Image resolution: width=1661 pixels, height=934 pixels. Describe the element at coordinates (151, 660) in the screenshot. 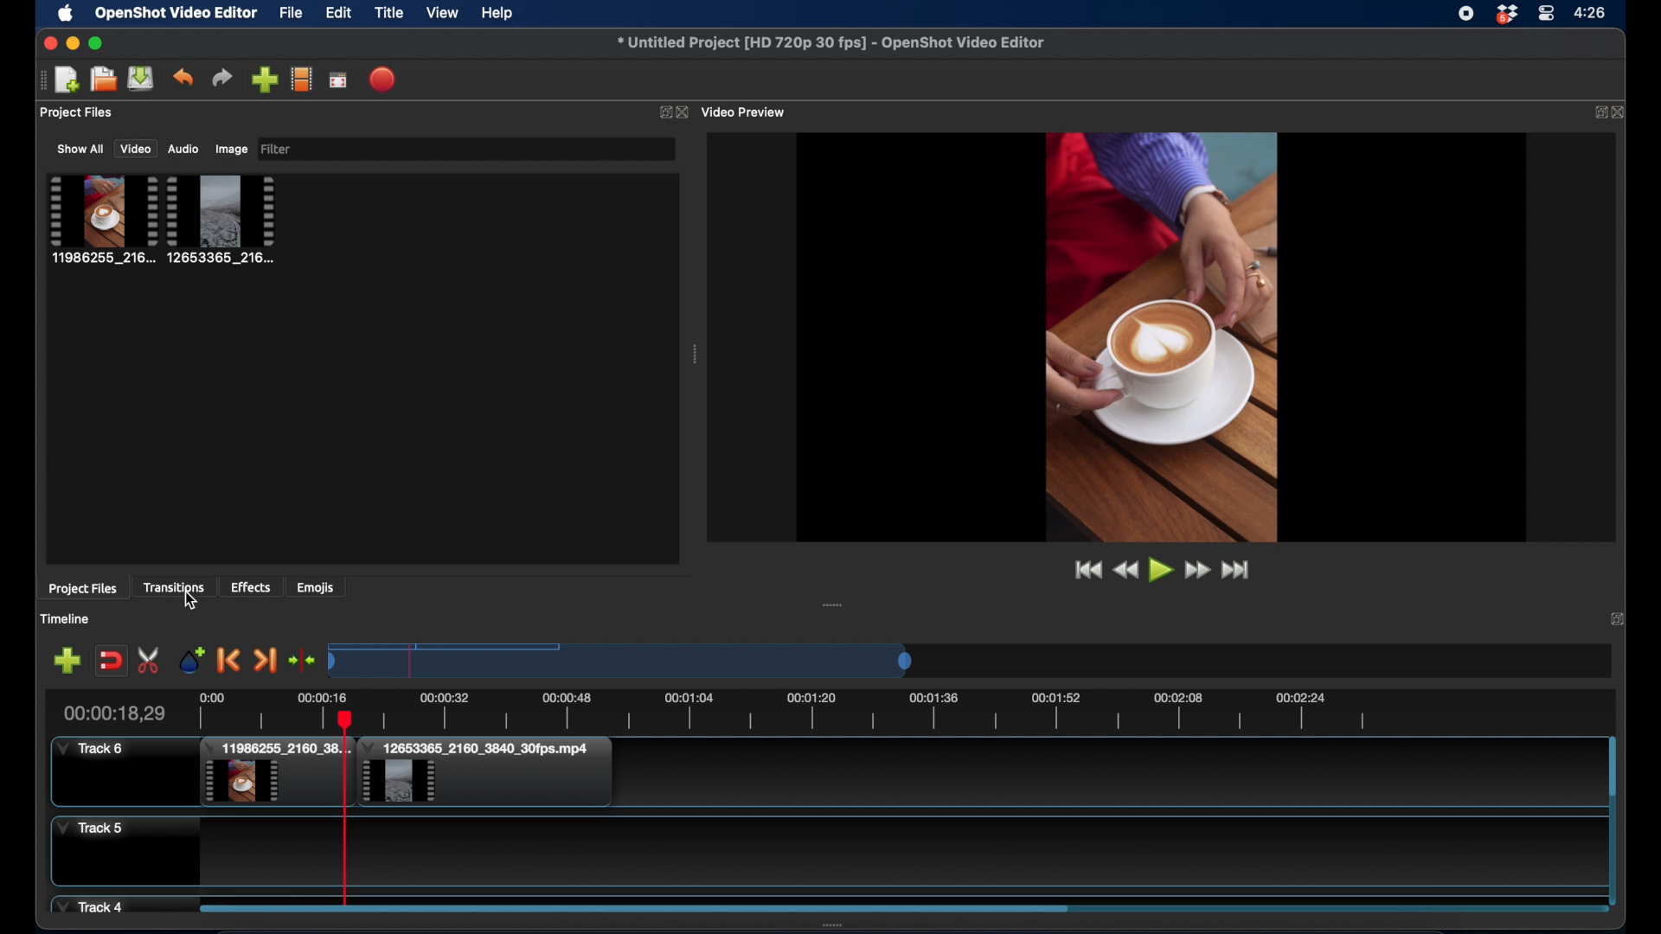

I see `enable razor` at that location.